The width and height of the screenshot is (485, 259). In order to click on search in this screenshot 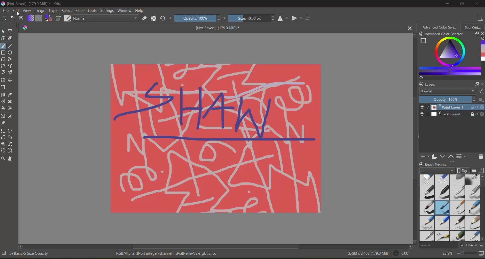, I will do `click(437, 245)`.